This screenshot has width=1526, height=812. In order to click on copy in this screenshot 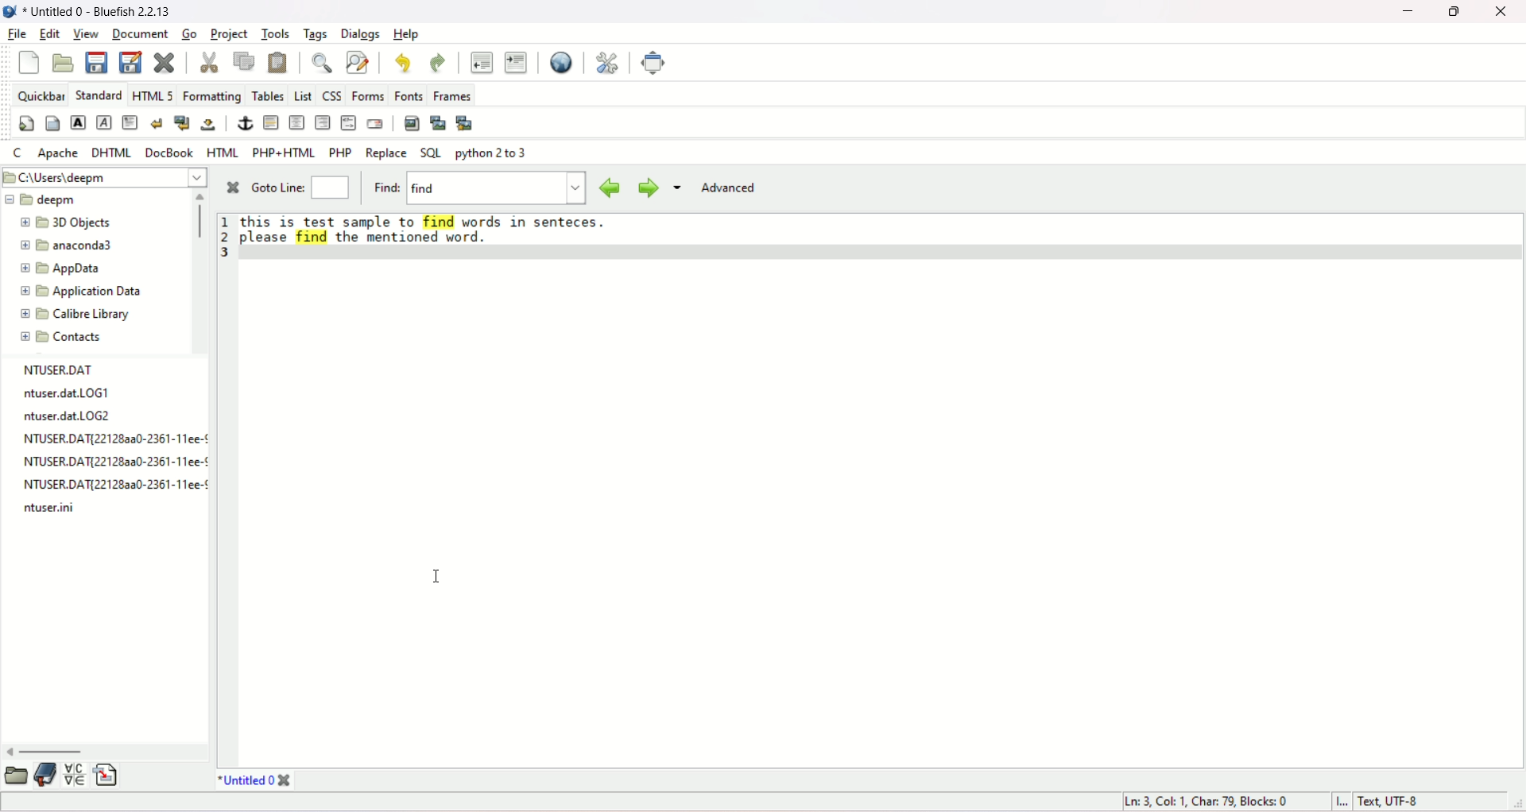, I will do `click(242, 60)`.